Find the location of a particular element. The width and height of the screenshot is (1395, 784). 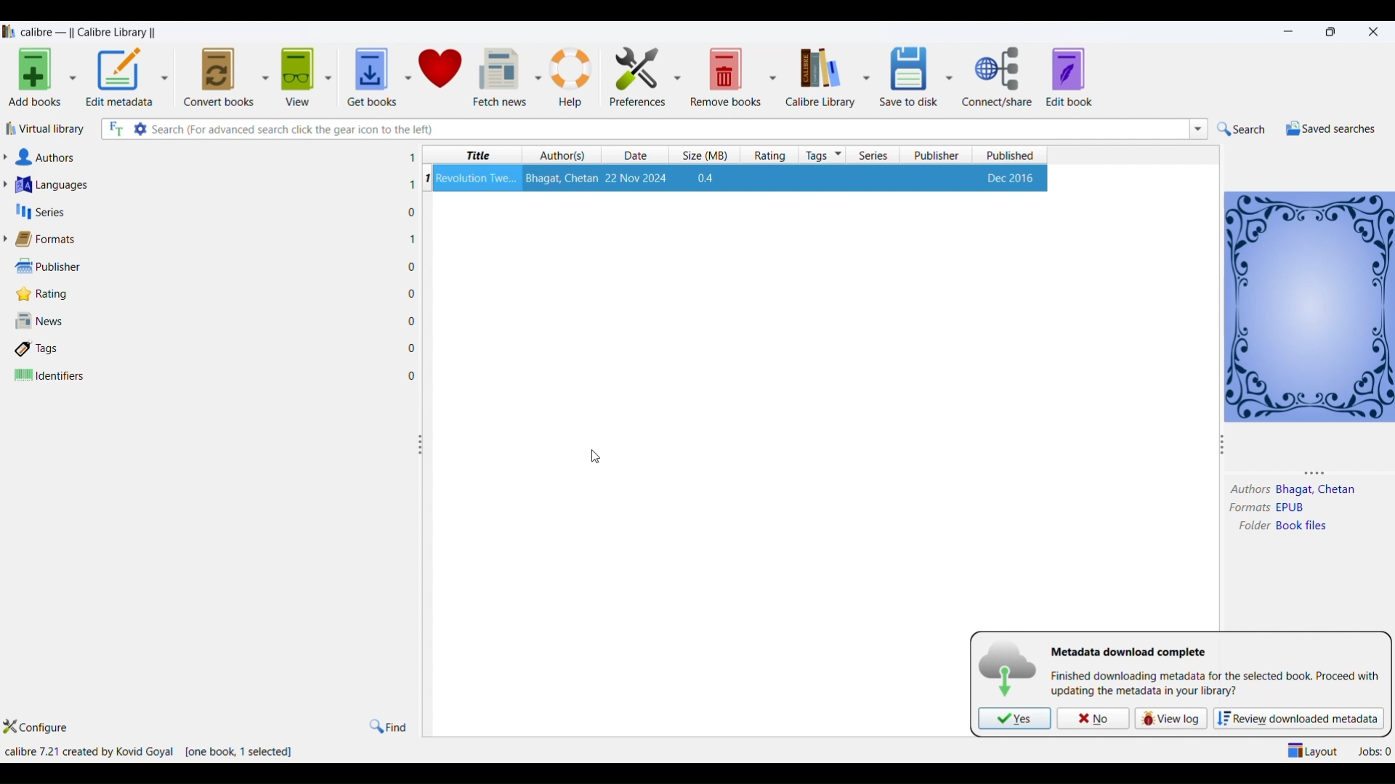

total books and selected books is located at coordinates (246, 753).